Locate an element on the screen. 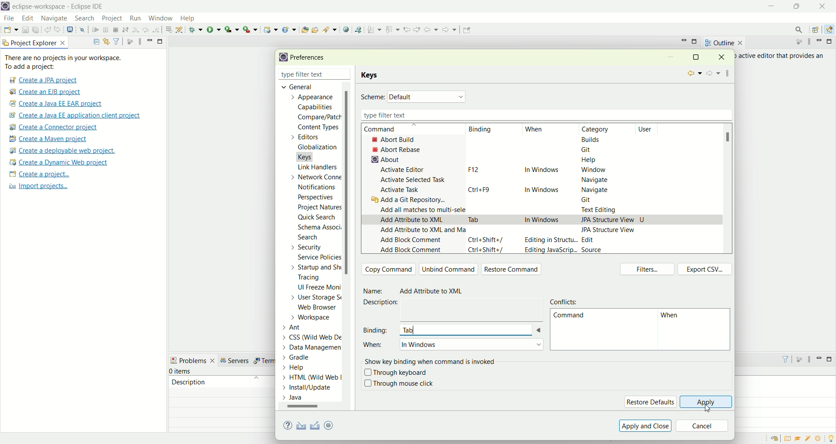 The width and height of the screenshot is (836, 444). skip all breakpoints is located at coordinates (84, 30).